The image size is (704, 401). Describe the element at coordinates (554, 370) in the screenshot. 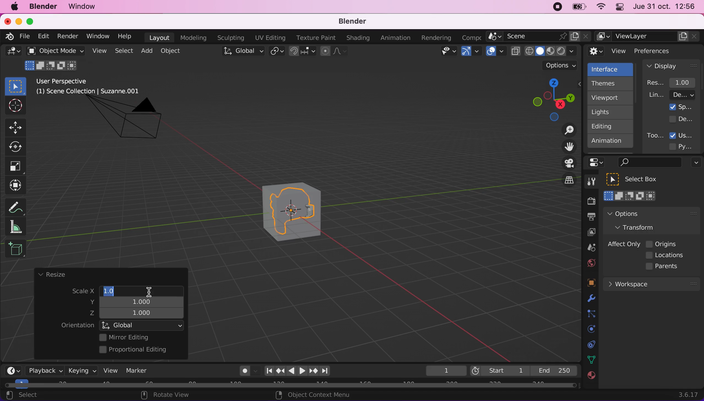

I see `end 250` at that location.